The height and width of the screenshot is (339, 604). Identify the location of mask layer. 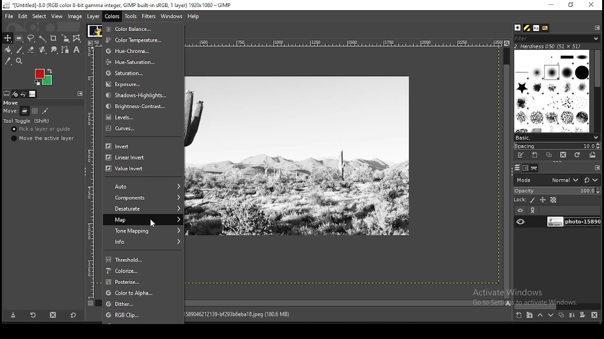
(582, 315).